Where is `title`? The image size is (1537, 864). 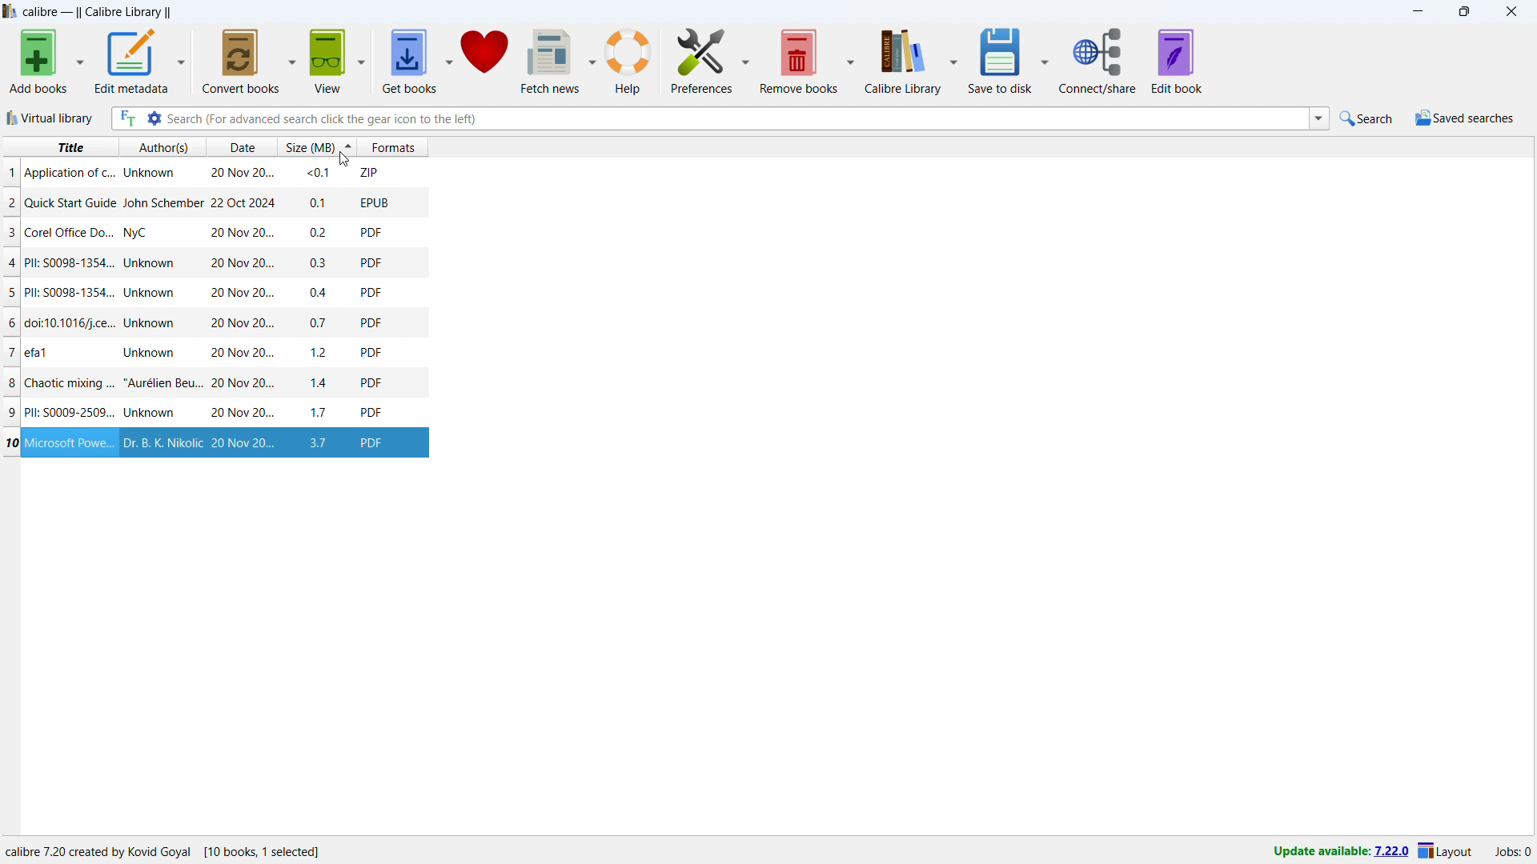 title is located at coordinates (70, 262).